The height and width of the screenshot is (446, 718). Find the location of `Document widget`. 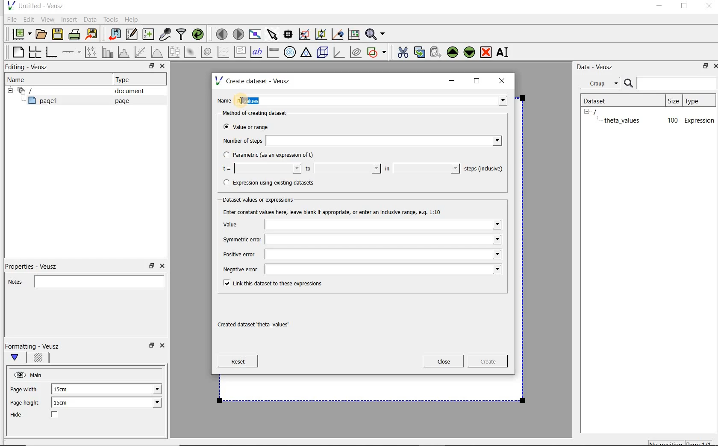

Document widget is located at coordinates (40, 91).